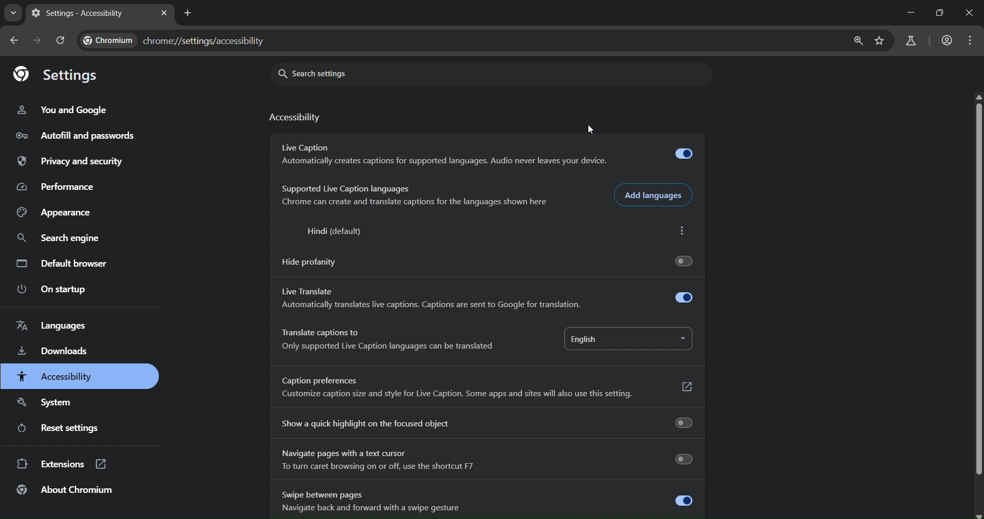 This screenshot has width=984, height=519. What do you see at coordinates (54, 353) in the screenshot?
I see `downloads` at bounding box center [54, 353].